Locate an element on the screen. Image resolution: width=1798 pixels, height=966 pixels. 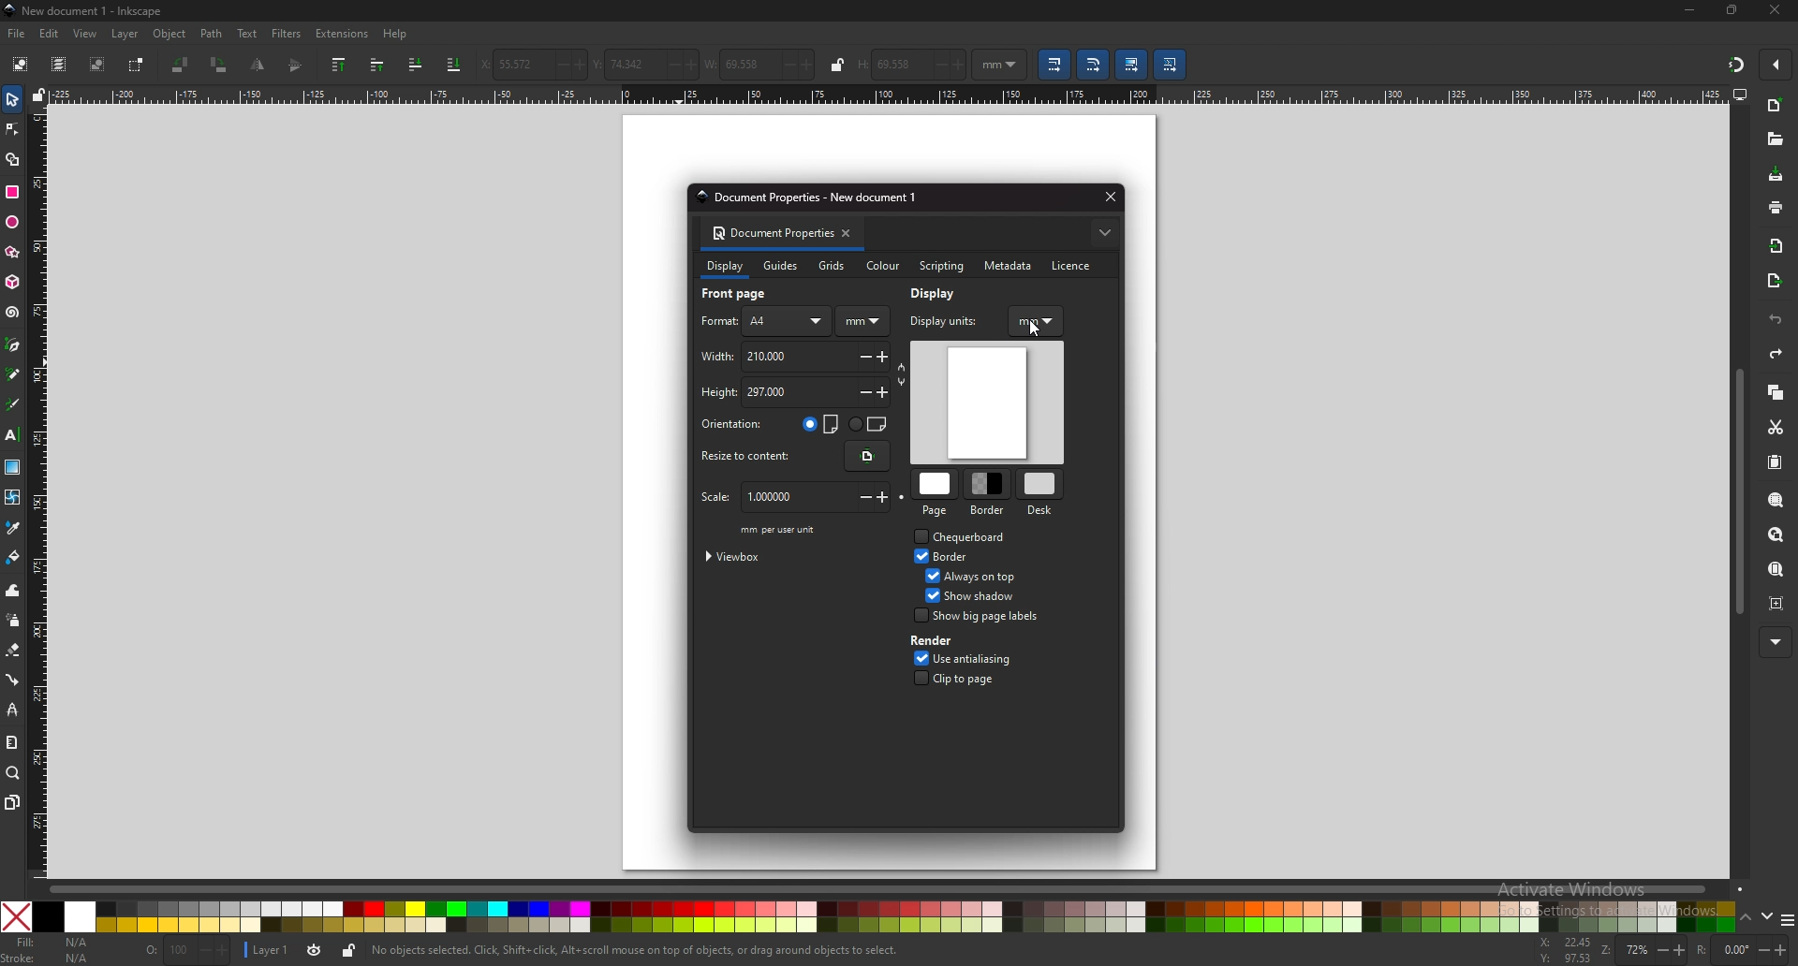
lpe is located at coordinates (11, 710).